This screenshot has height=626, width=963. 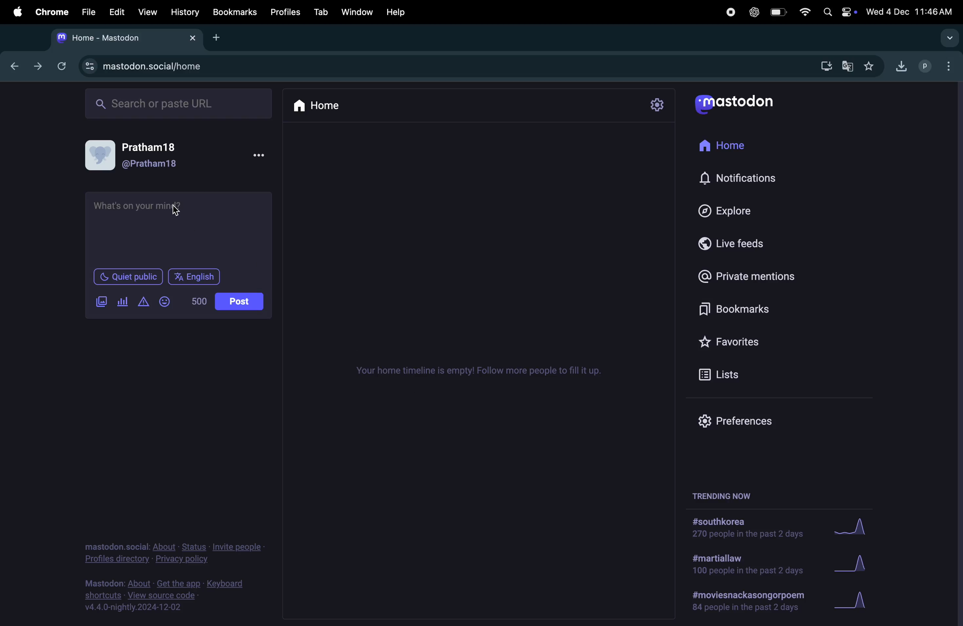 I want to click on Graph, so click(x=854, y=526).